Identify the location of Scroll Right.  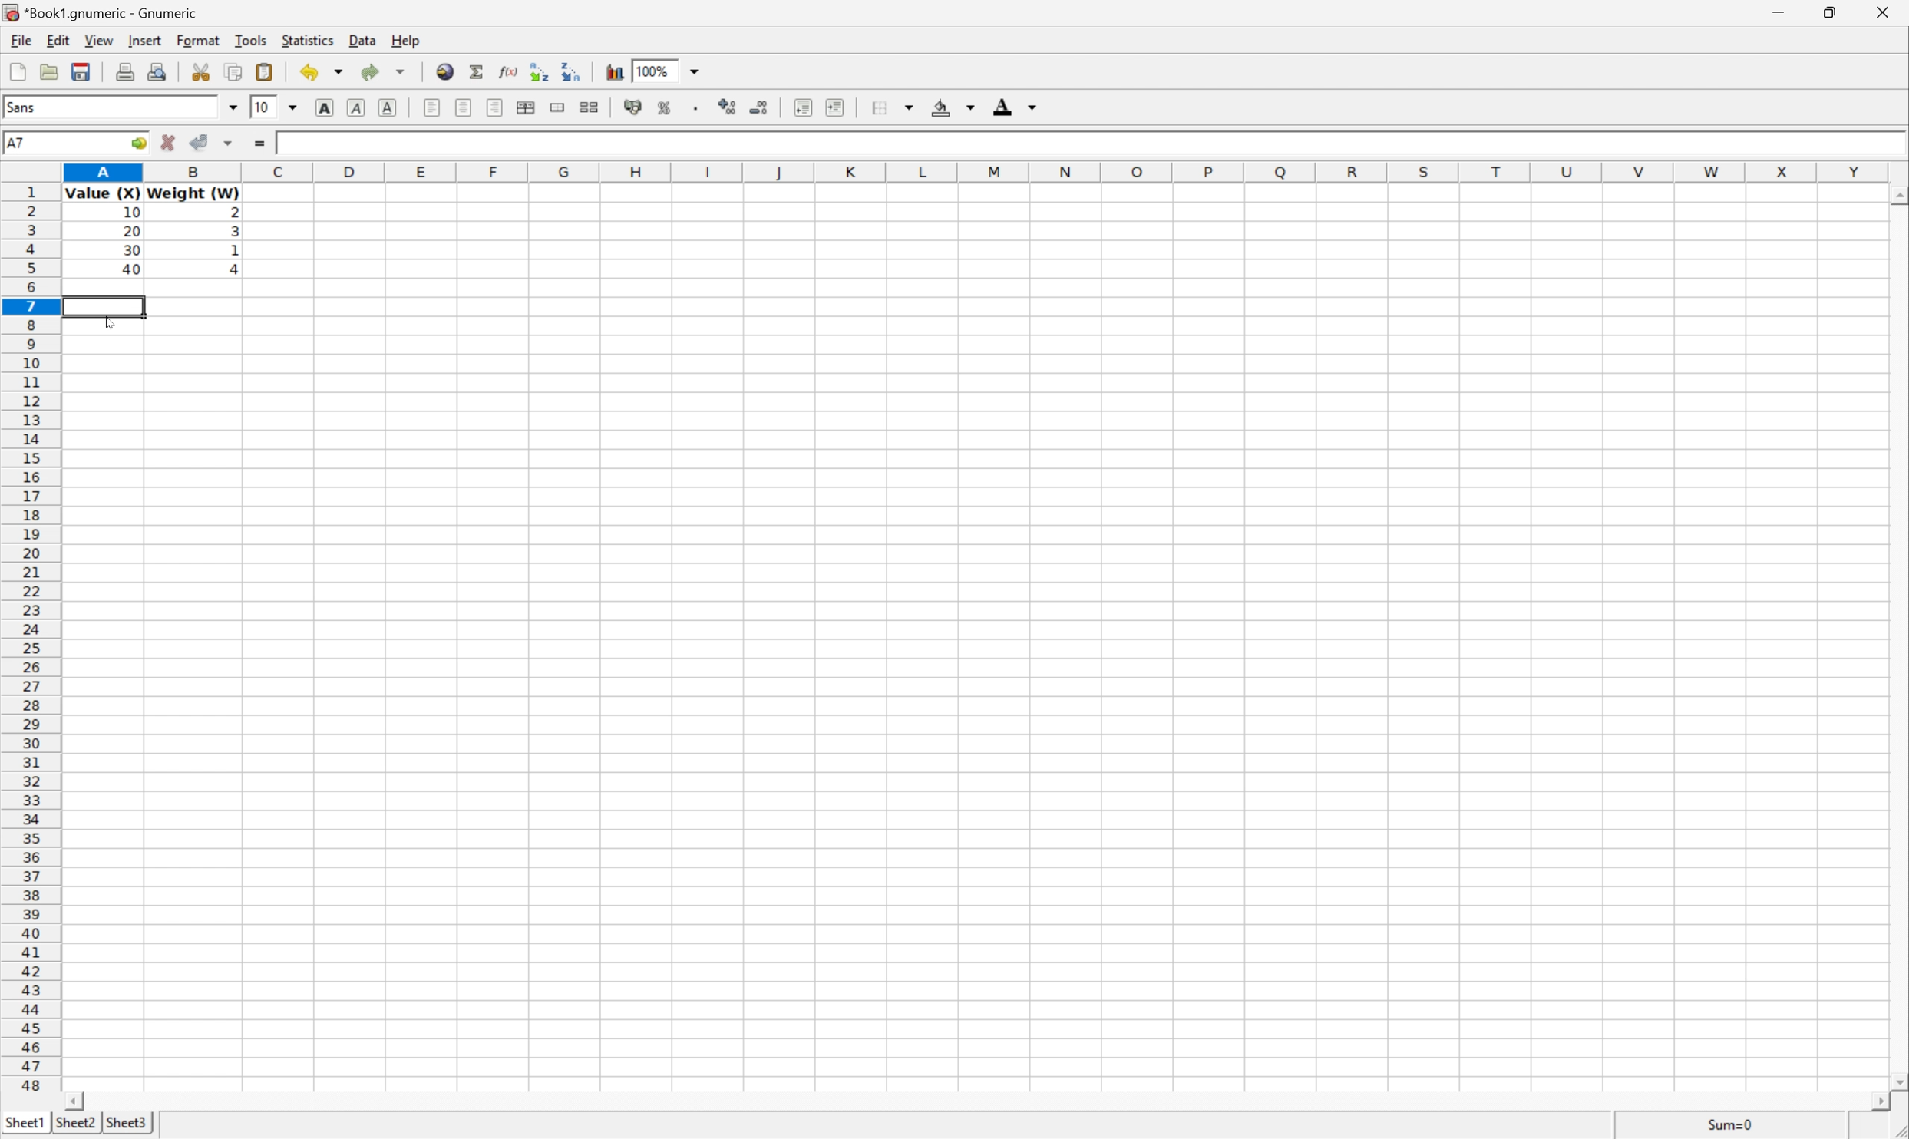
(1874, 1101).